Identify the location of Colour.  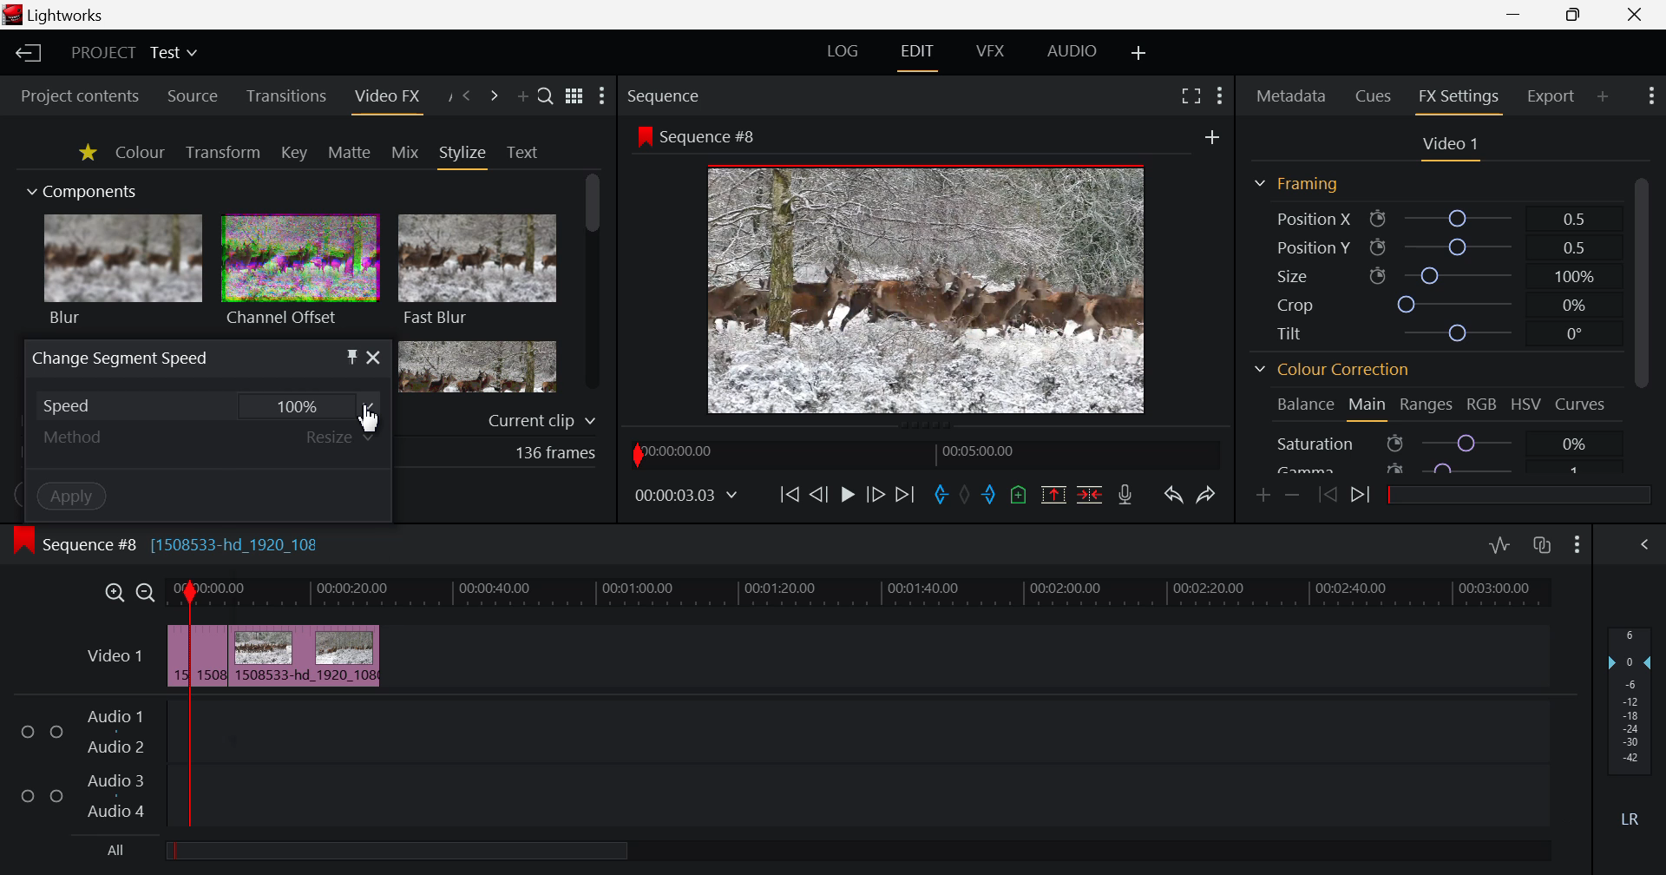
(141, 152).